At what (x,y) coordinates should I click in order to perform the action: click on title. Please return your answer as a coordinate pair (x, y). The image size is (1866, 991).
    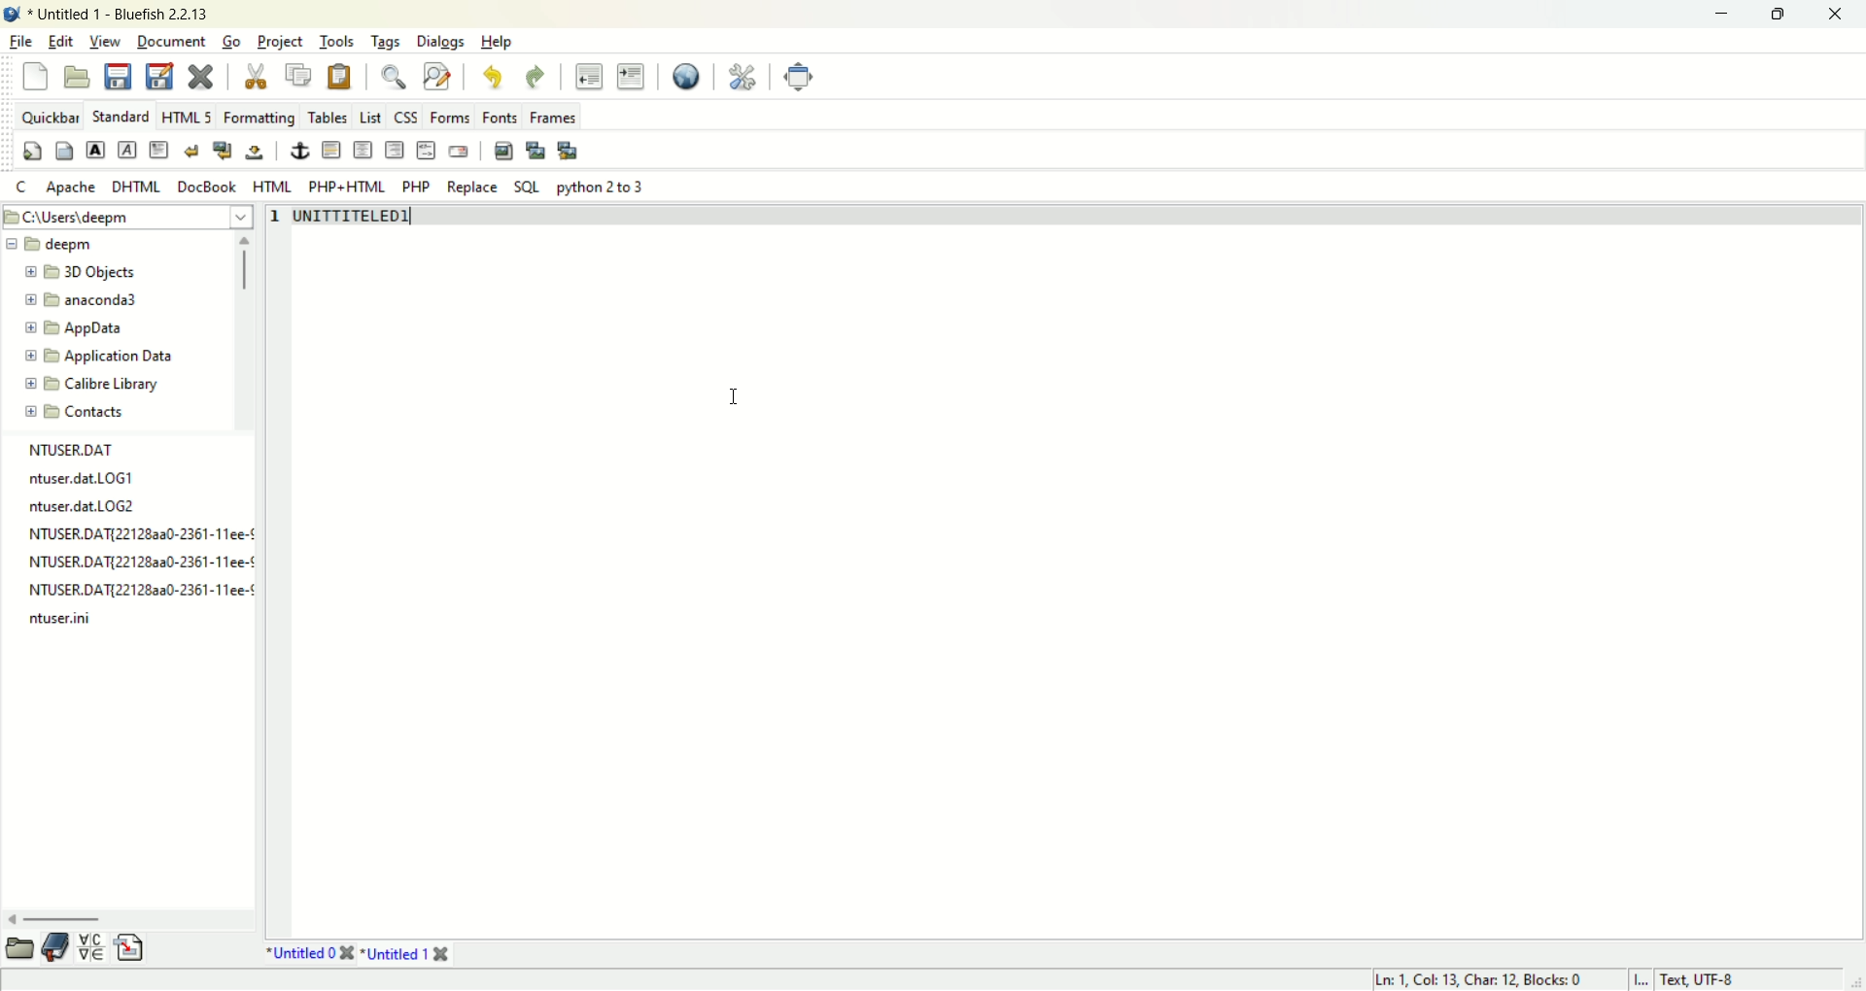
    Looking at the image, I should click on (121, 15).